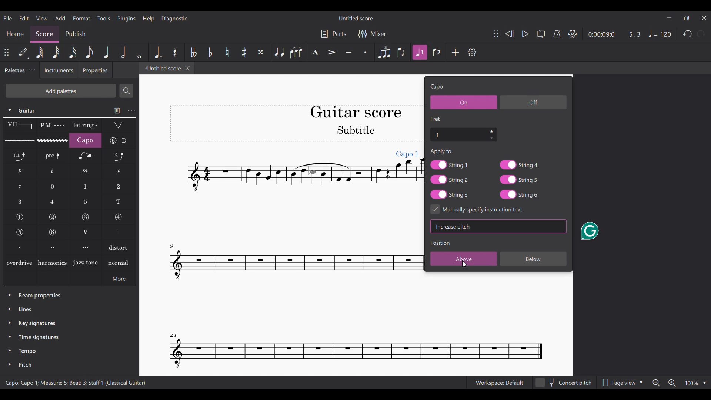 Image resolution: width=711 pixels, height=400 pixels. I want to click on Close tab, so click(188, 68).